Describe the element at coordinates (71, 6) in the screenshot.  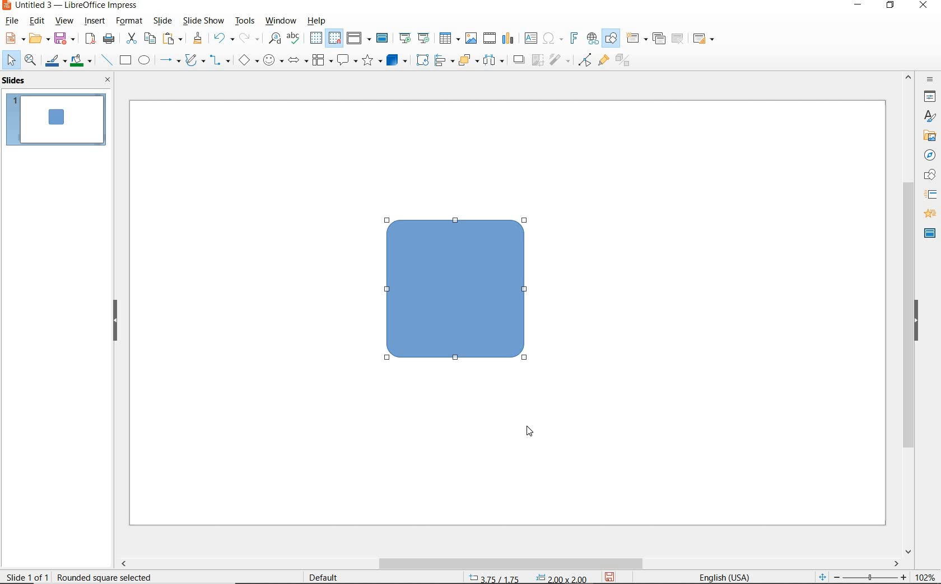
I see `file name` at that location.